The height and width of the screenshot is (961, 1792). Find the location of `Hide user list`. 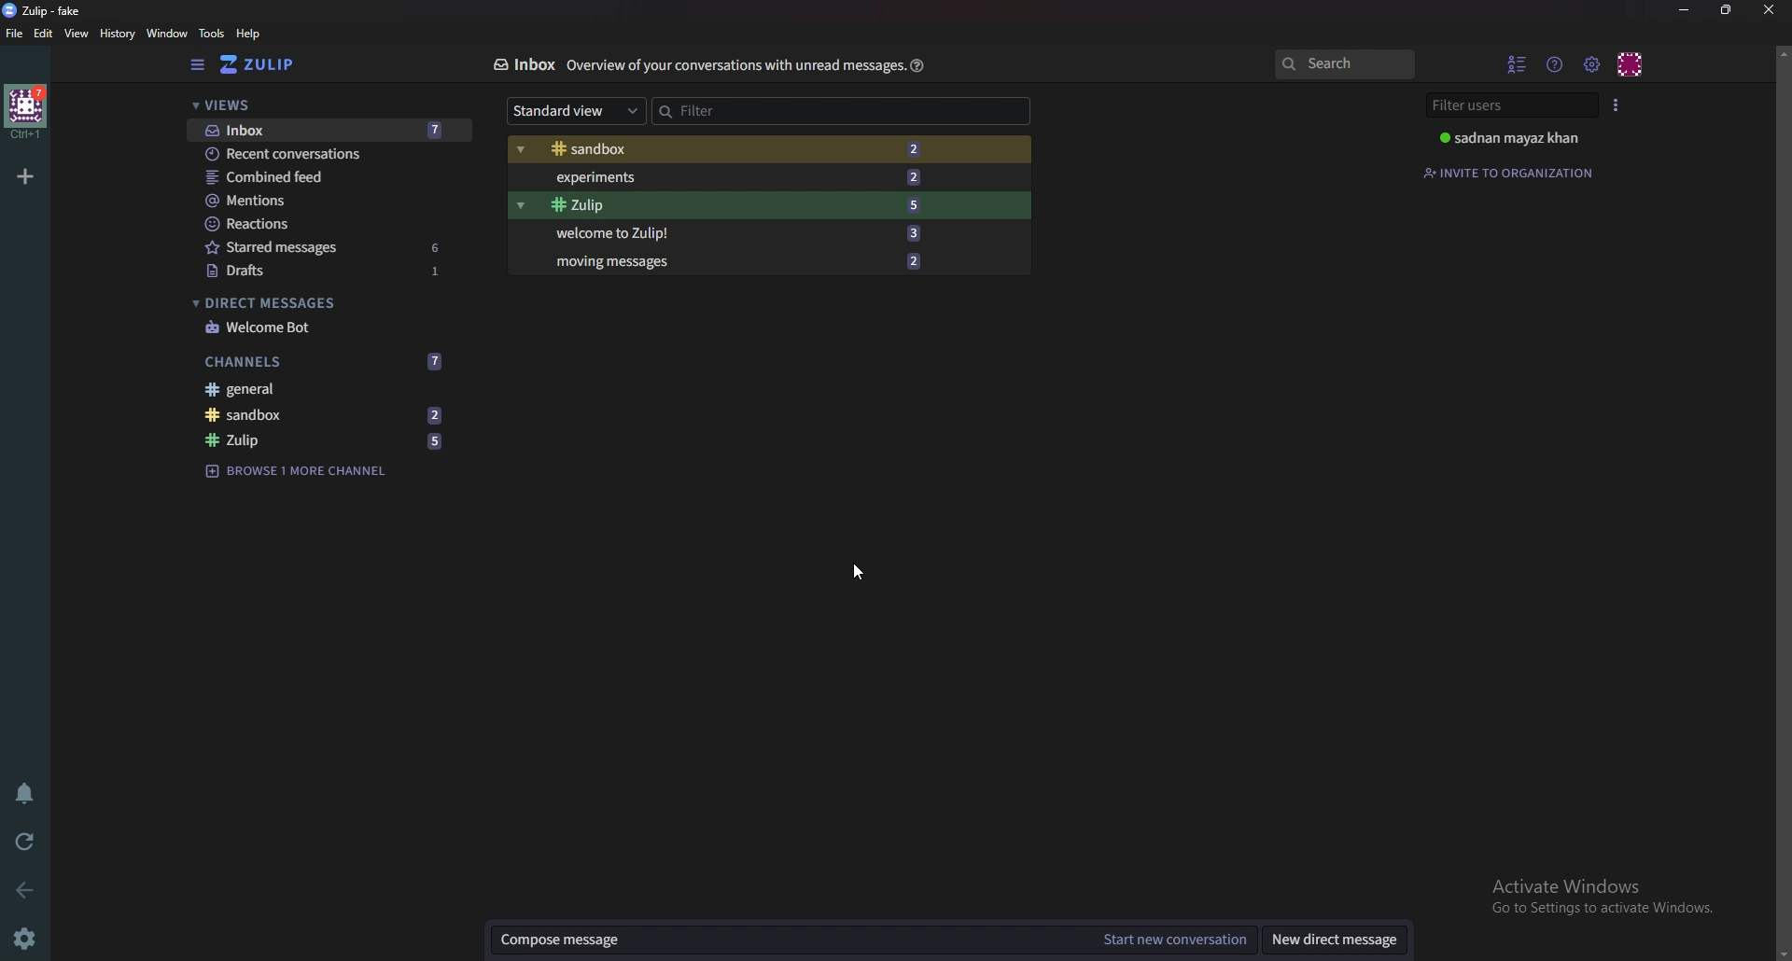

Hide user list is located at coordinates (1519, 64).